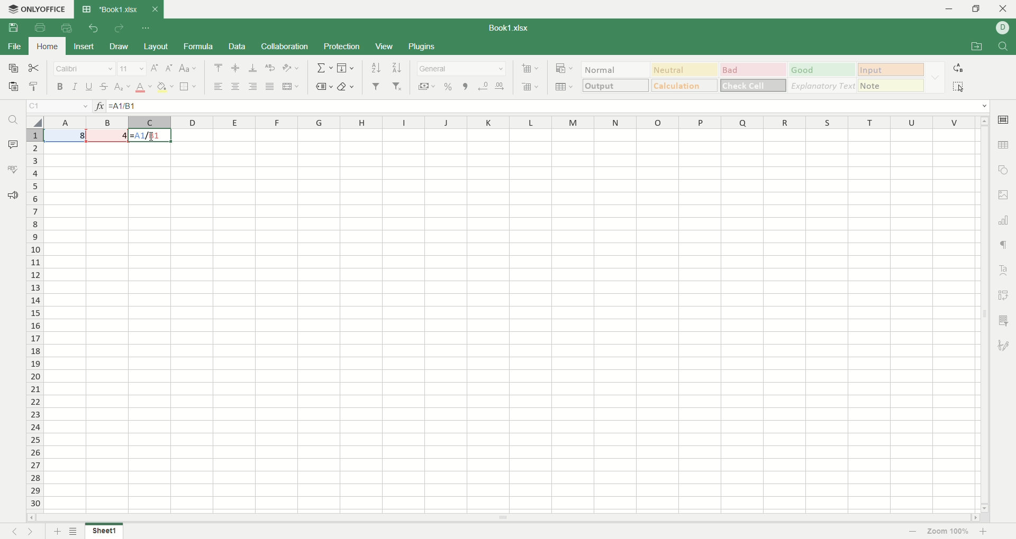 This screenshot has height=539, width=1016. I want to click on =A1/B1, so click(141, 106).